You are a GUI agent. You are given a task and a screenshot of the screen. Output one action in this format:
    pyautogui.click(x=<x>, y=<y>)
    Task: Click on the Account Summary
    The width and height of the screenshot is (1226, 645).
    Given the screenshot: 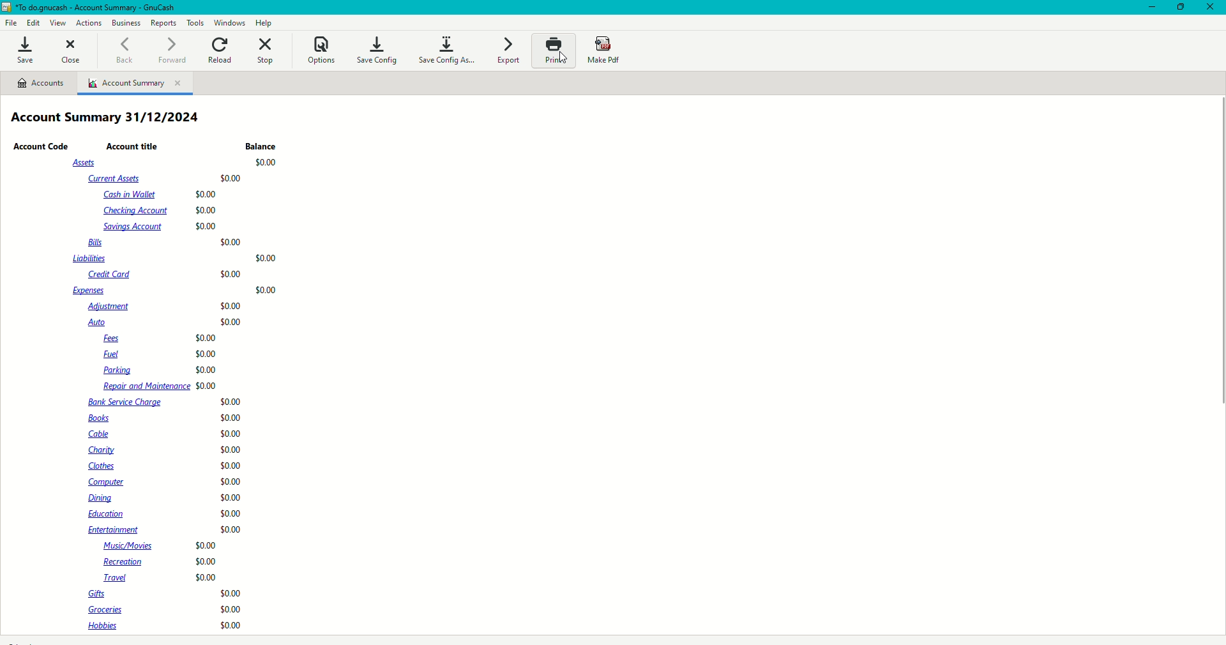 What is the action you would take?
    pyautogui.click(x=137, y=84)
    